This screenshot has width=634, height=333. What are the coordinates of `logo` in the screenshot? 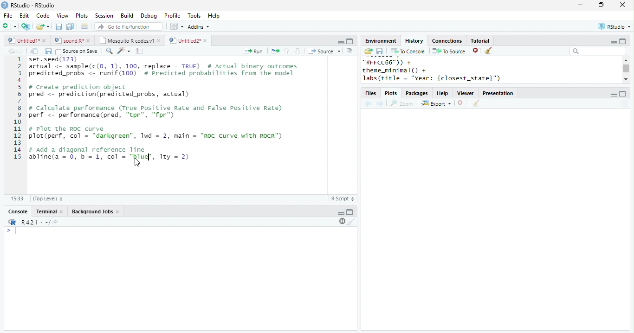 It's located at (5, 5).